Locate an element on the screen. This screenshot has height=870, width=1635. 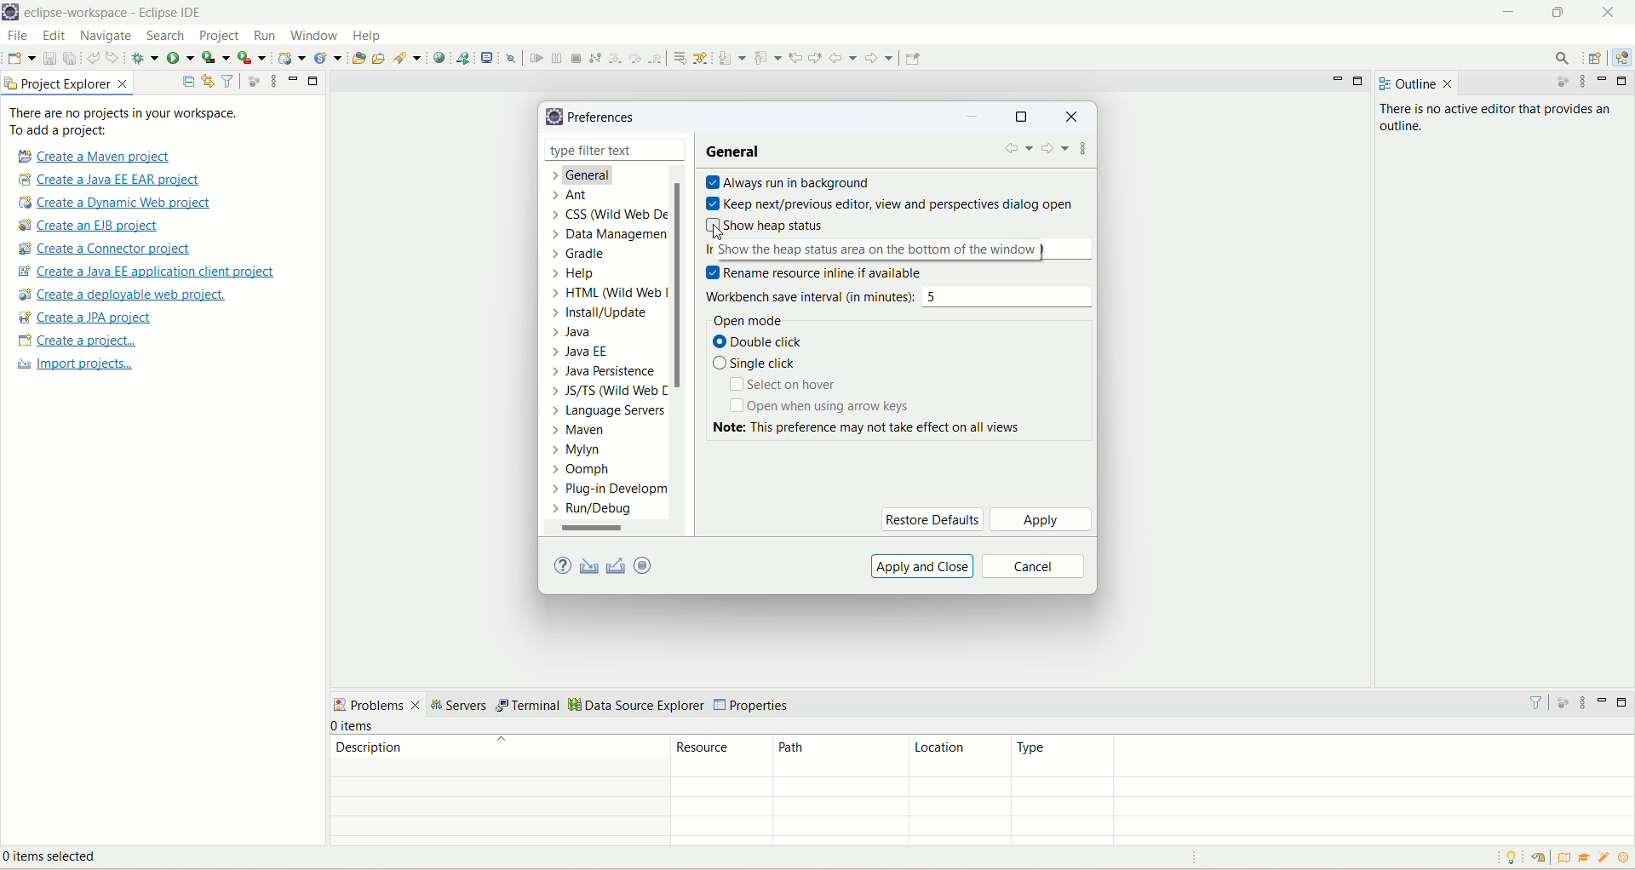
properties is located at coordinates (754, 706).